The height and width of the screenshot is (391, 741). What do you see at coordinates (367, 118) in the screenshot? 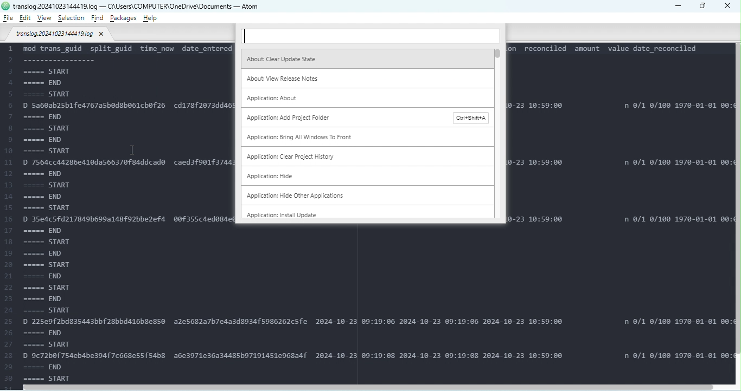
I see `Application: Add project folder` at bounding box center [367, 118].